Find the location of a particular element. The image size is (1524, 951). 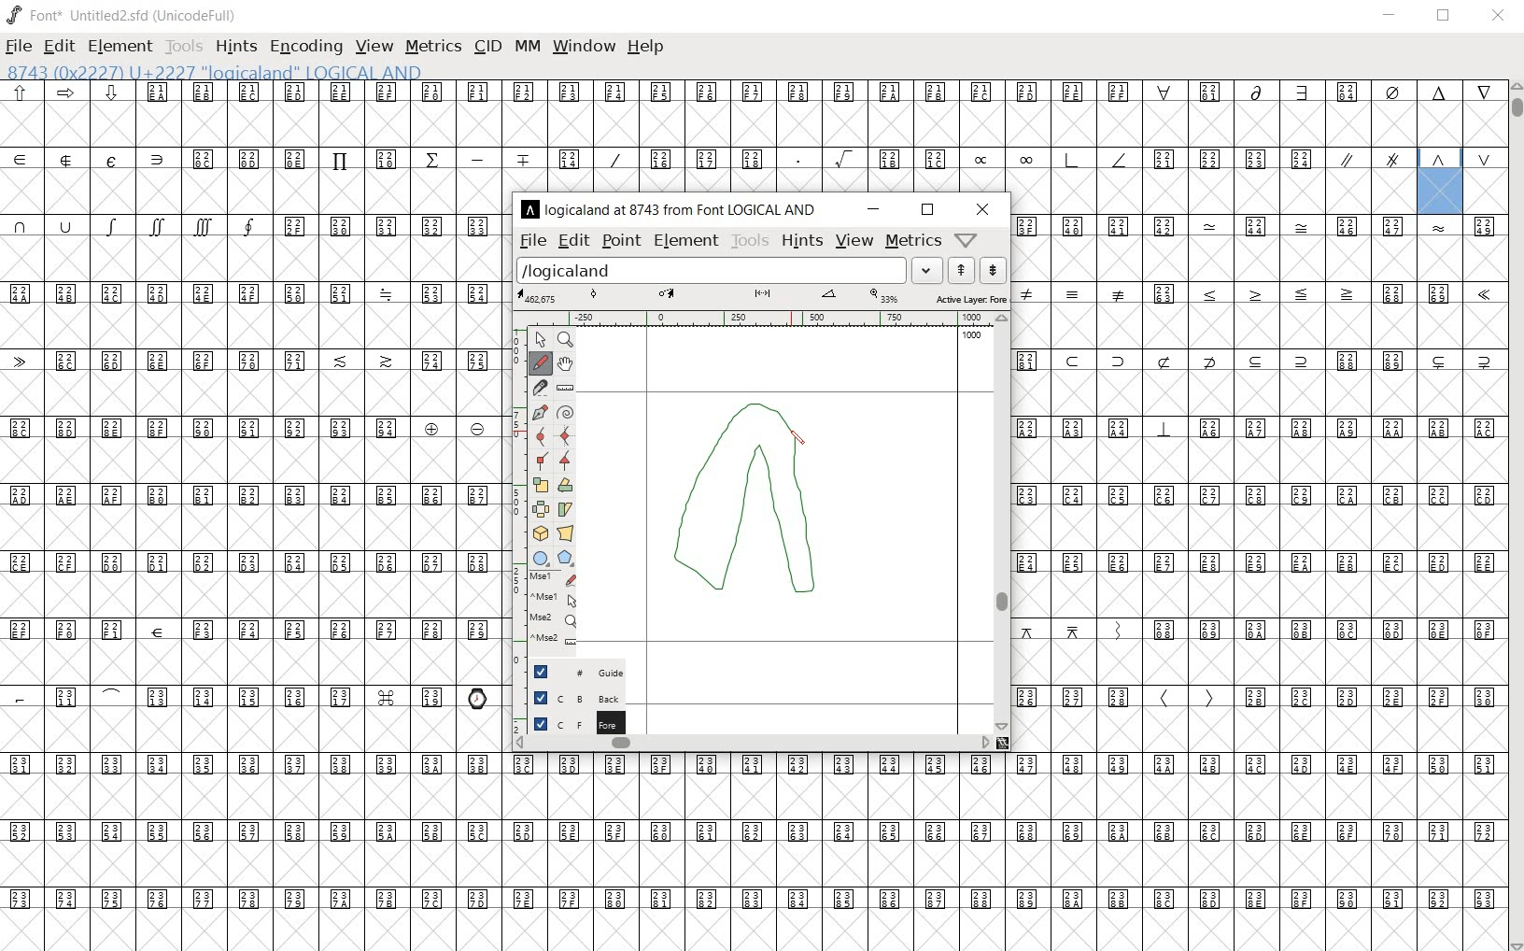

point is located at coordinates (621, 241).